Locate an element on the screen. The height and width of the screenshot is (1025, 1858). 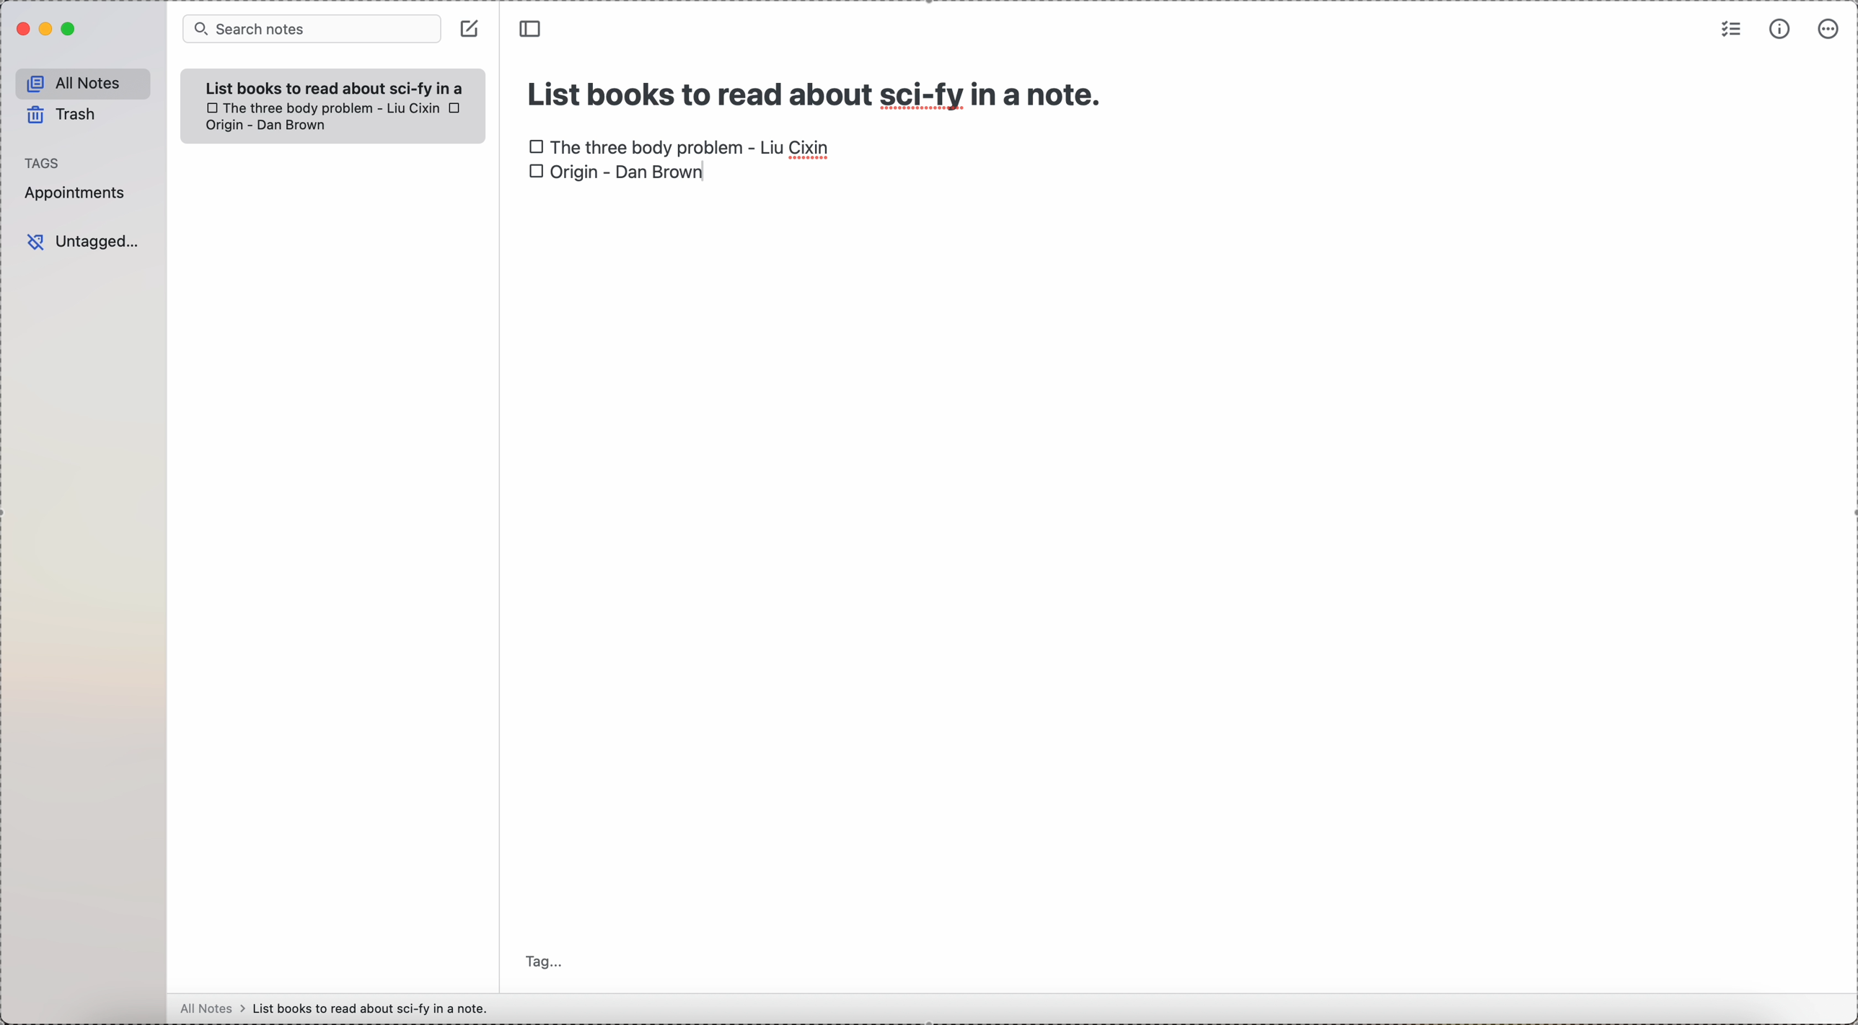
title: List books to read about sci-fy in a note. is located at coordinates (818, 90).